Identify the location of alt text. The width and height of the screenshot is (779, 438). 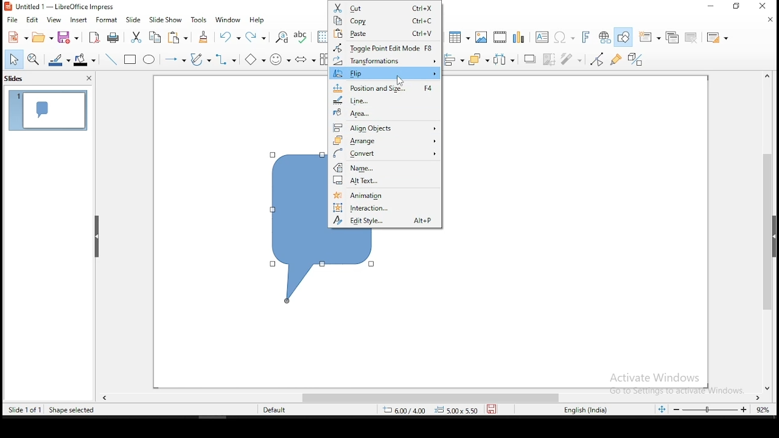
(386, 181).